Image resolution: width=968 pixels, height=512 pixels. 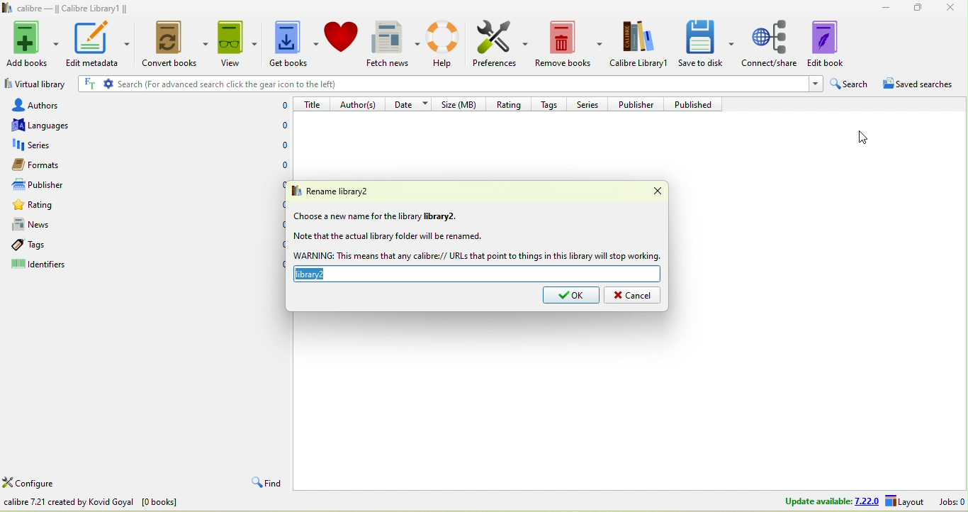 What do you see at coordinates (952, 501) in the screenshot?
I see `jobs 0` at bounding box center [952, 501].